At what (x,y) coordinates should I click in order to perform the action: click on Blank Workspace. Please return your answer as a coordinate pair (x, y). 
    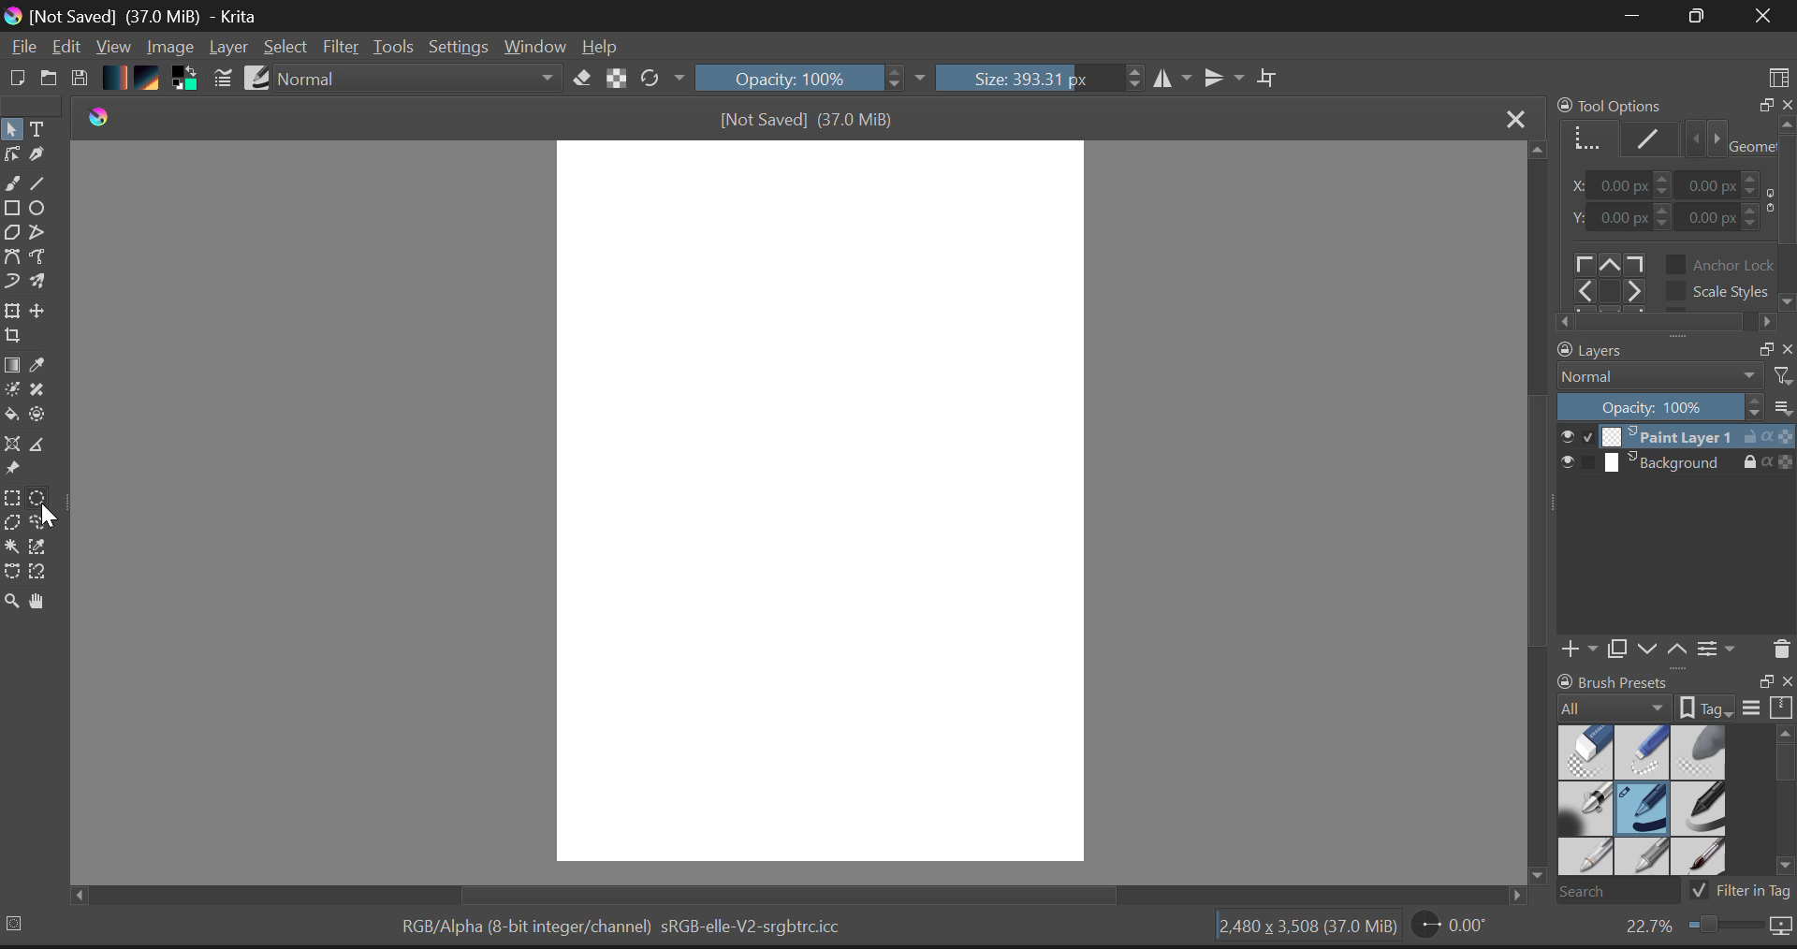
    Looking at the image, I should click on (826, 504).